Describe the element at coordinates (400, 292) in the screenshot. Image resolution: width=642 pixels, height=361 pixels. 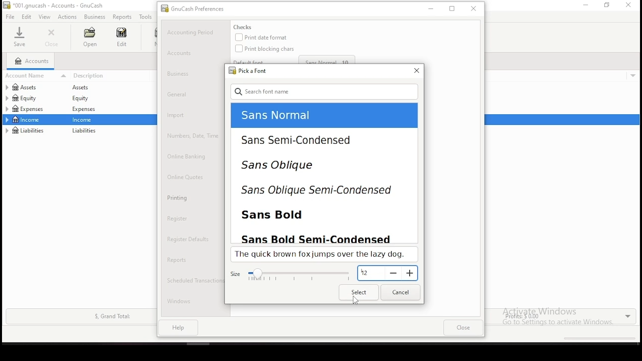
I see `cancel` at that location.